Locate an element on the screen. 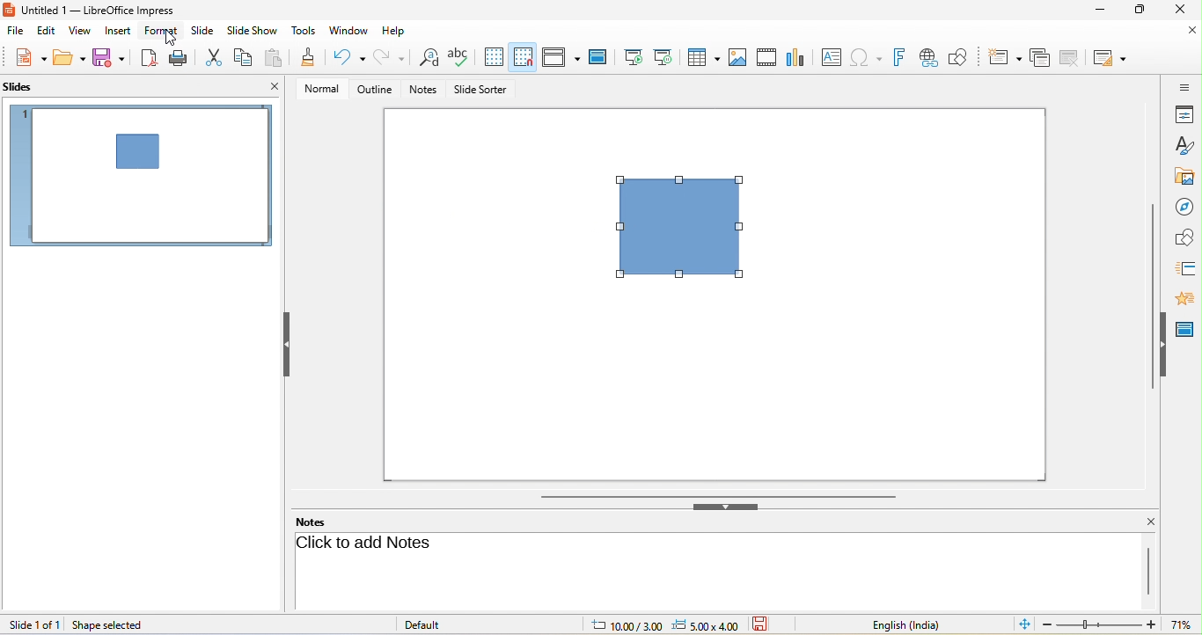 The width and height of the screenshot is (1202, 635). shape selected is located at coordinates (109, 625).